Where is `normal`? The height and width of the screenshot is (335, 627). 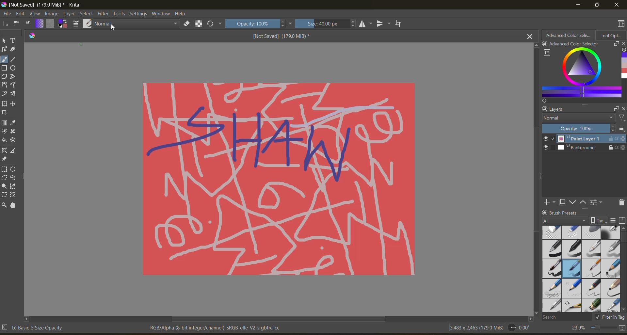
normal is located at coordinates (137, 24).